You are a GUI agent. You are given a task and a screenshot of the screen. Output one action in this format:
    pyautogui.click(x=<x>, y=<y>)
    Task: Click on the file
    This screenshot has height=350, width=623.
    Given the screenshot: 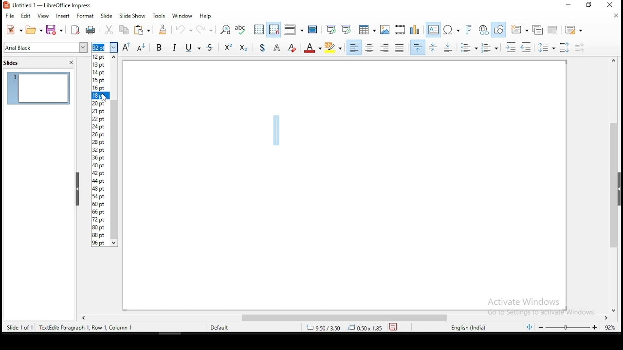 What is the action you would take?
    pyautogui.click(x=10, y=16)
    